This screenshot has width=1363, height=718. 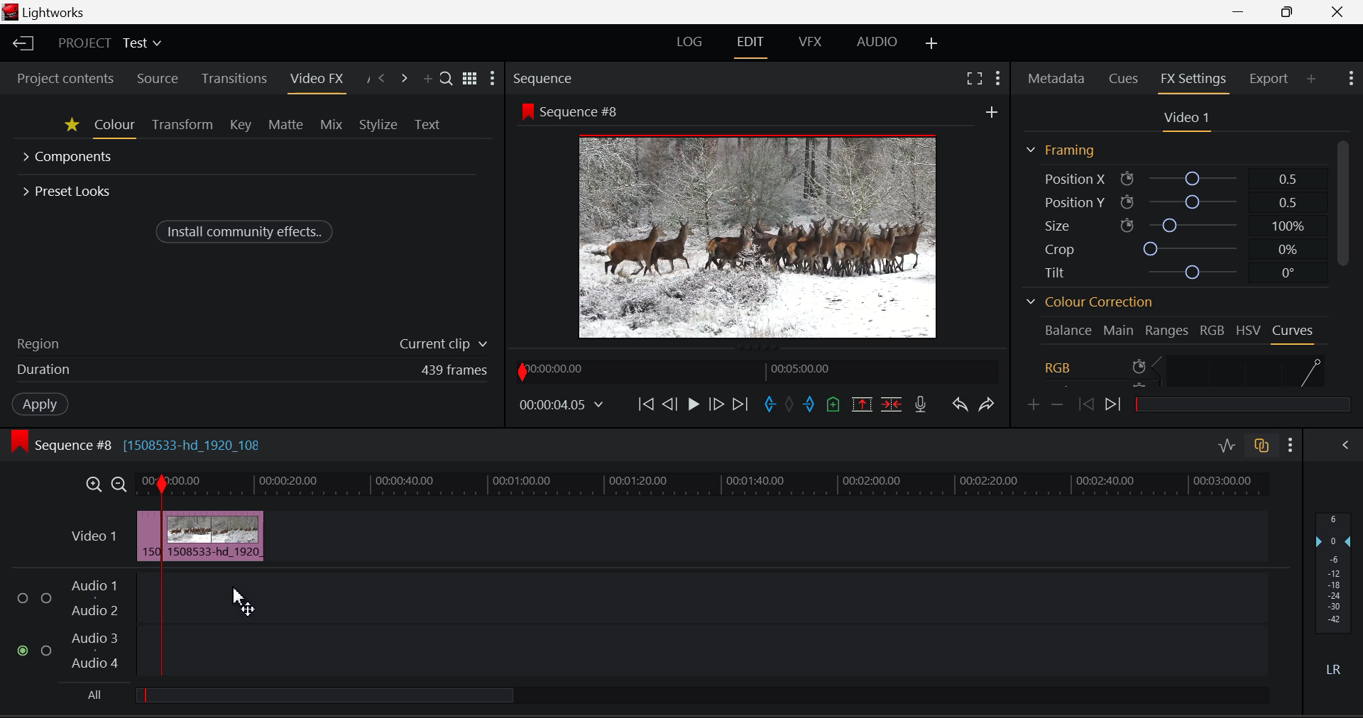 What do you see at coordinates (200, 536) in the screenshot?
I see `Clip Cut` at bounding box center [200, 536].